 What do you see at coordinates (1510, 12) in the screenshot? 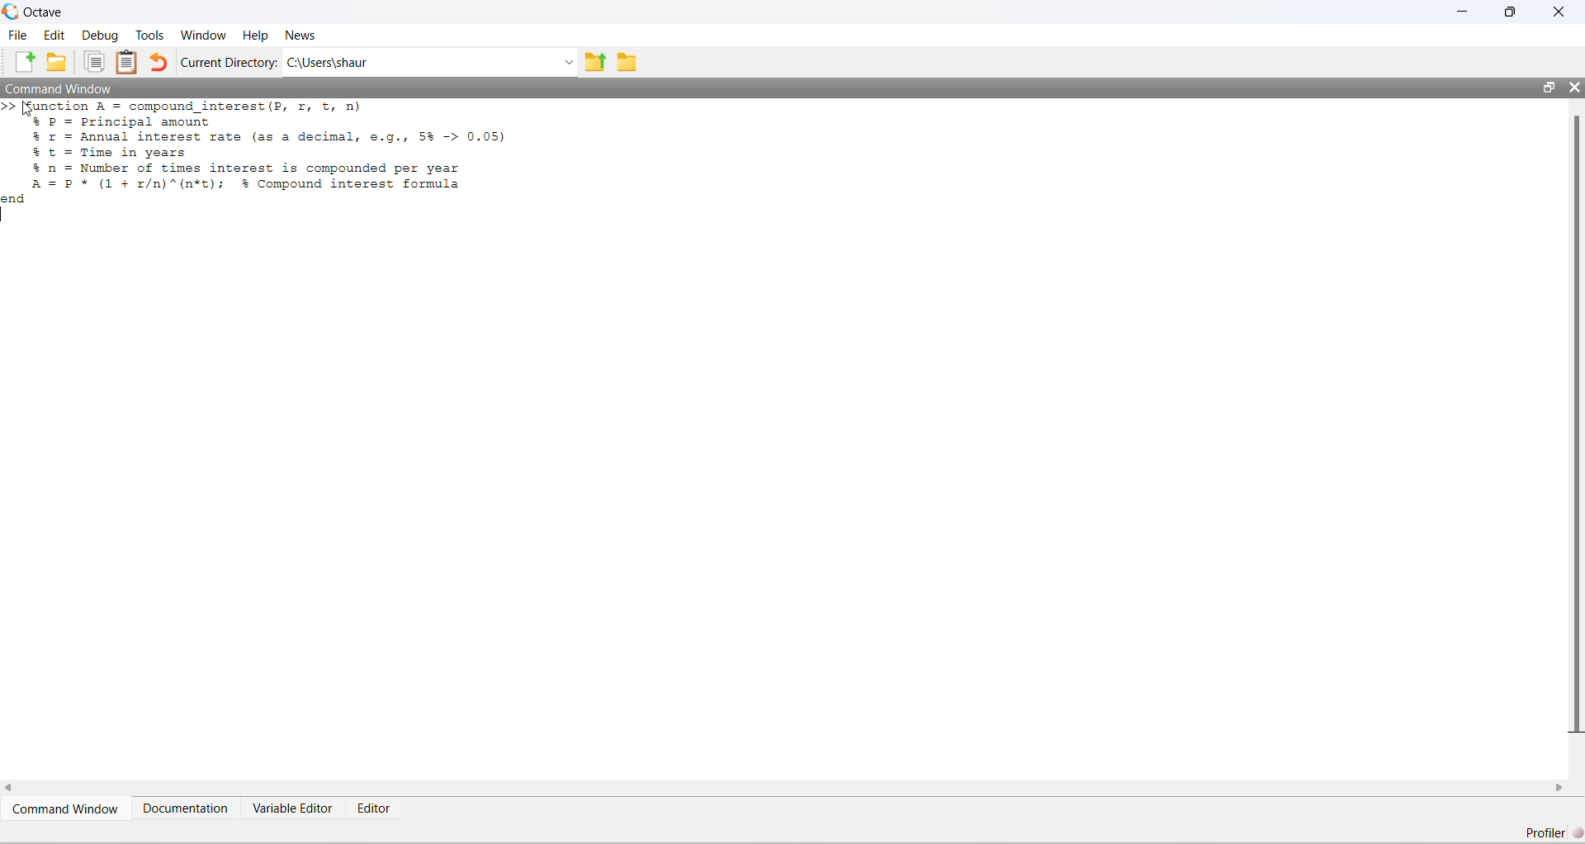
I see `maximize` at bounding box center [1510, 12].